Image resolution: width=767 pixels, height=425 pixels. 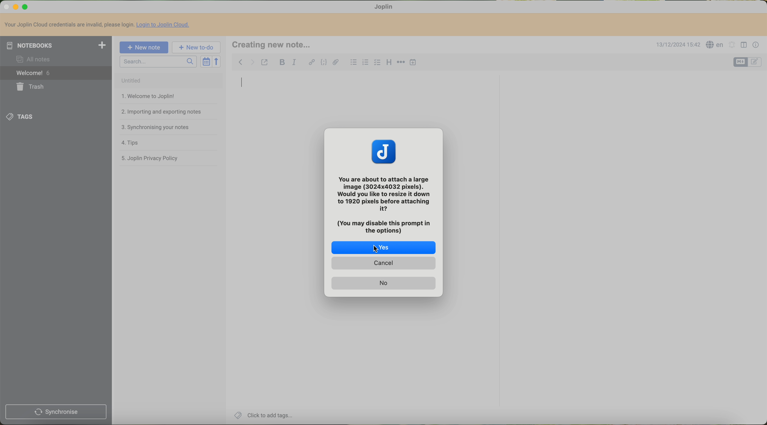 I want to click on hyperlink, so click(x=312, y=62).